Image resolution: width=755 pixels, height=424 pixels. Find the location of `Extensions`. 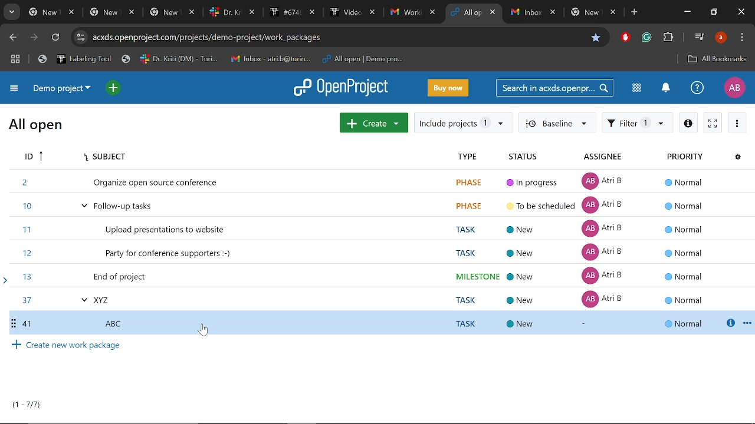

Extensions is located at coordinates (668, 38).